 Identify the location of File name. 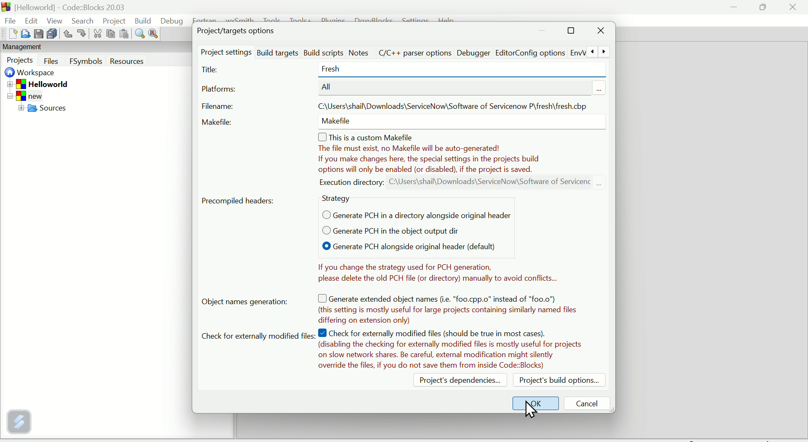
(216, 106).